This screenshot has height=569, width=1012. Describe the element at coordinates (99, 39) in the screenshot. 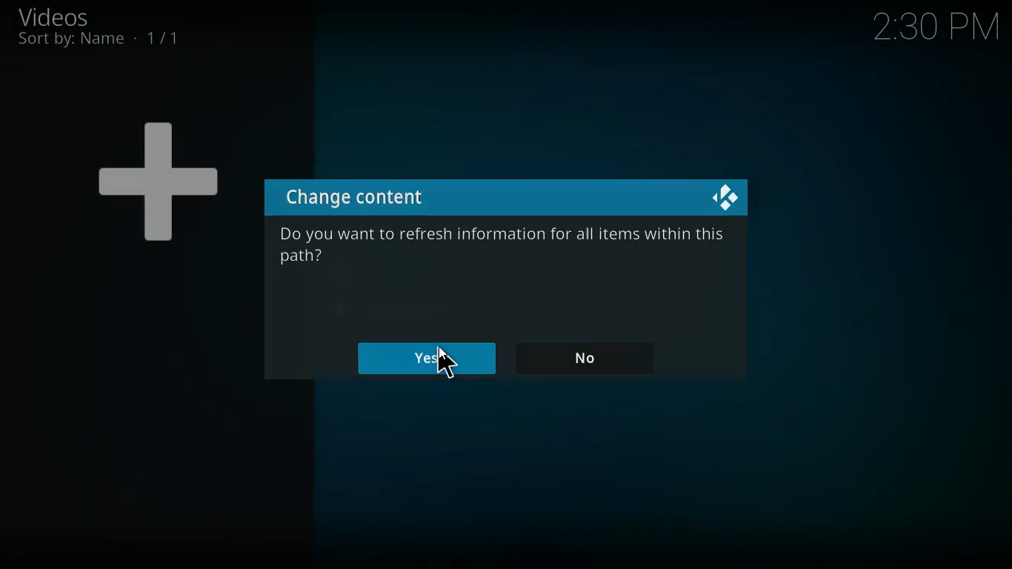

I see `sort by name 1/1` at that location.